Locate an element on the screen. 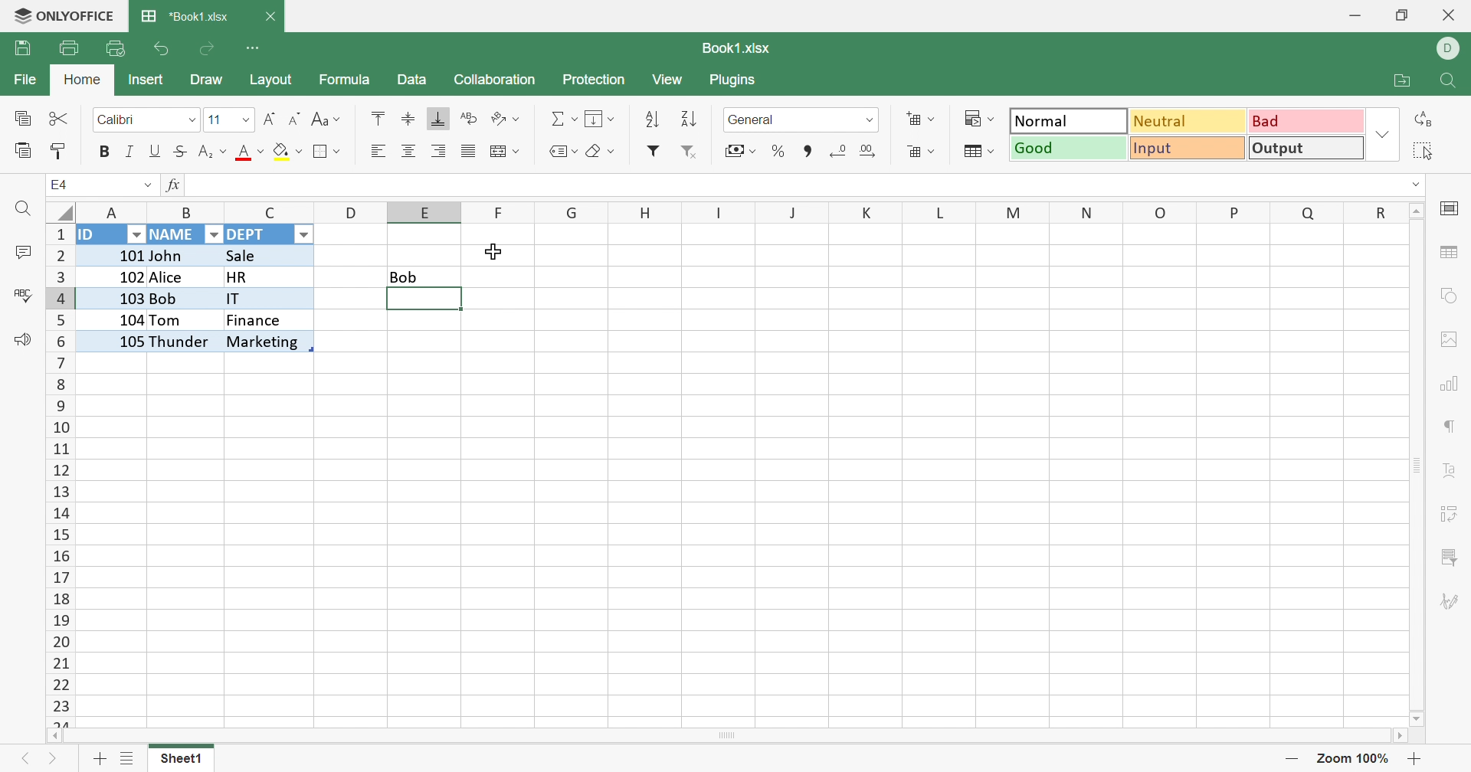  Underline is located at coordinates (156, 153).